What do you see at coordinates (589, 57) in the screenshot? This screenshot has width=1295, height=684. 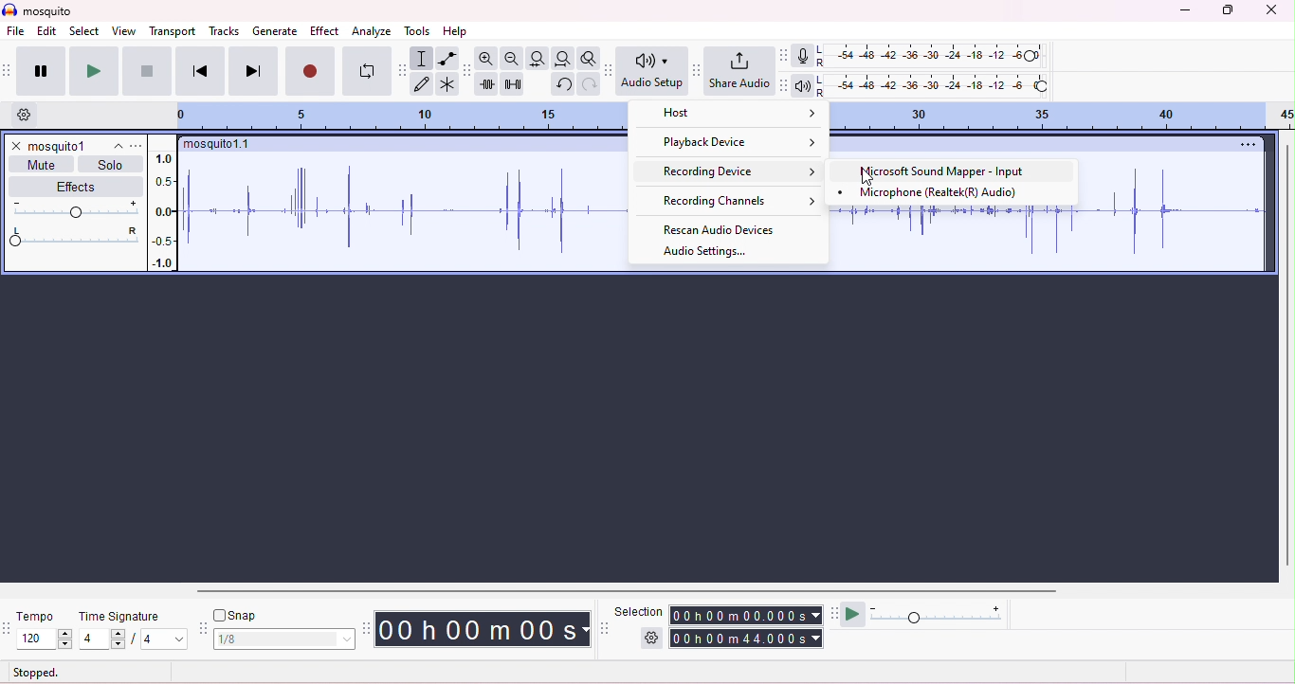 I see `toggle zoom` at bounding box center [589, 57].